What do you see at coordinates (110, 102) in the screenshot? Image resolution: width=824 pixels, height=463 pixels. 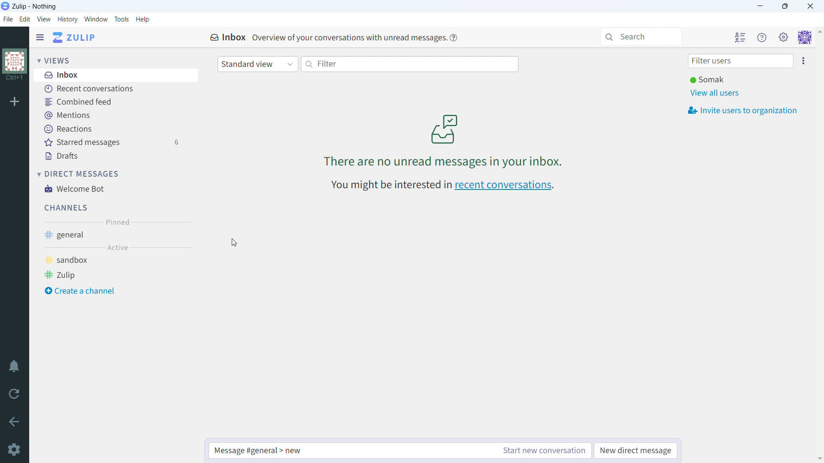 I see `combined feed` at bounding box center [110, 102].